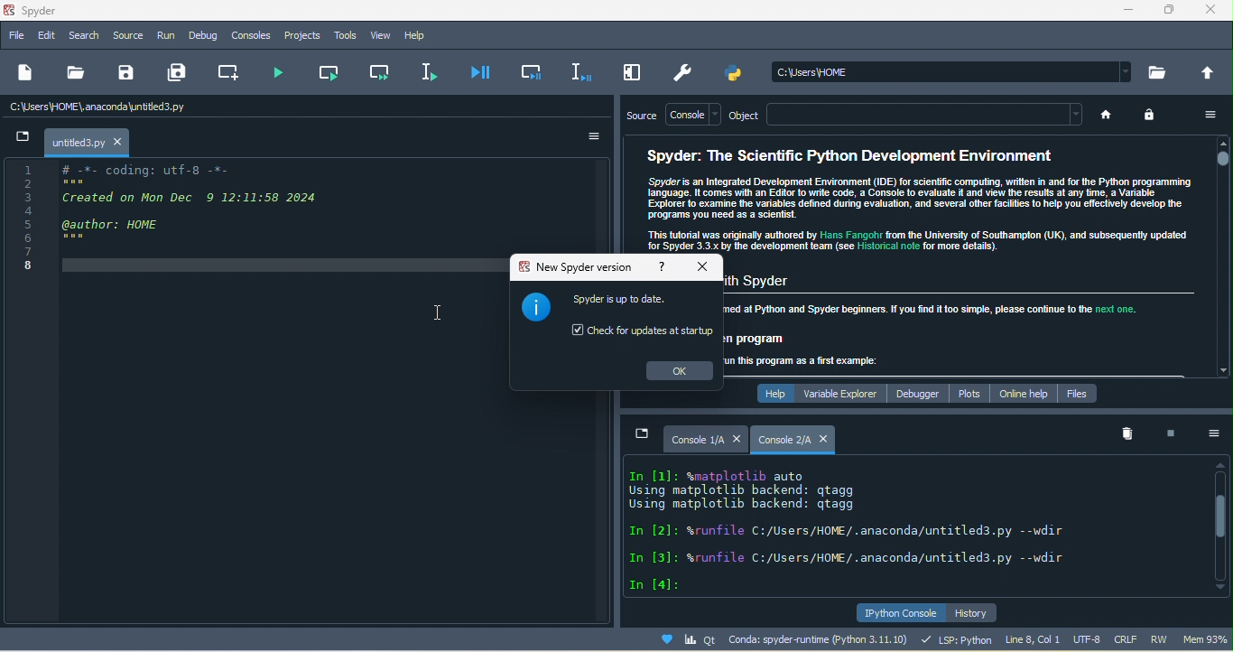 This screenshot has width=1233, height=652. I want to click on search, so click(82, 36).